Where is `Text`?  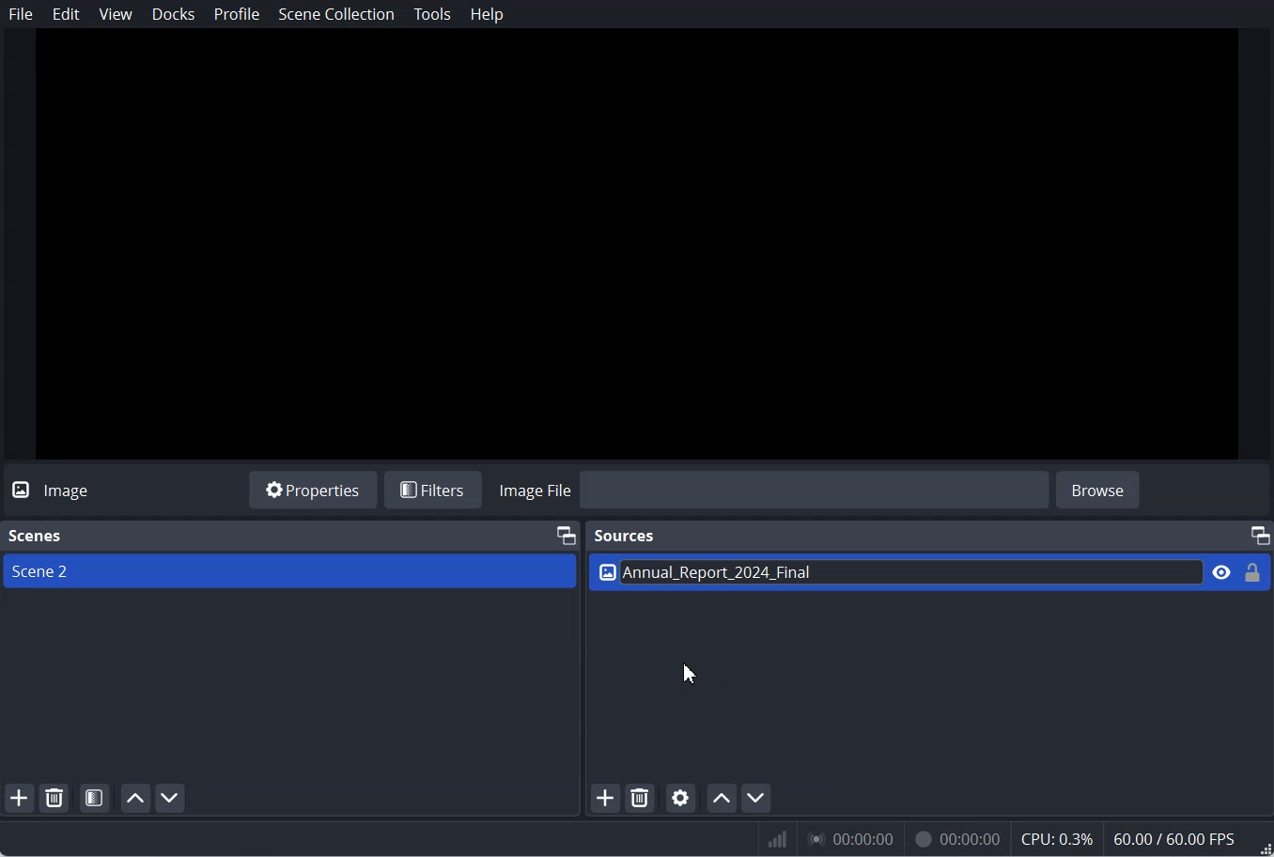 Text is located at coordinates (36, 537).